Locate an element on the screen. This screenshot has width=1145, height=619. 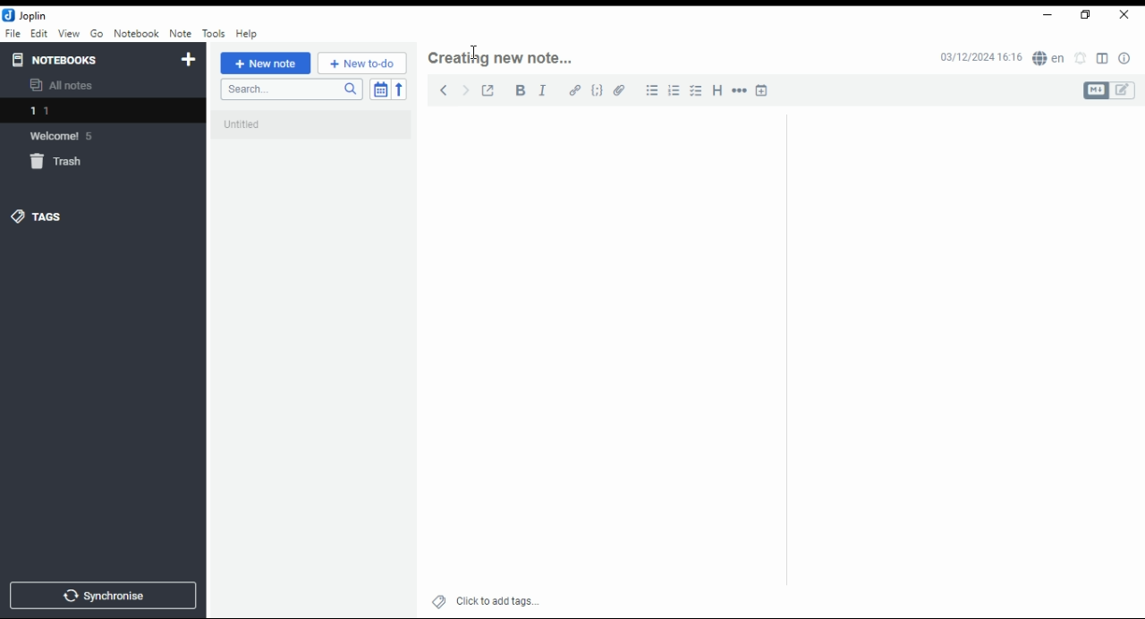
number list is located at coordinates (674, 89).